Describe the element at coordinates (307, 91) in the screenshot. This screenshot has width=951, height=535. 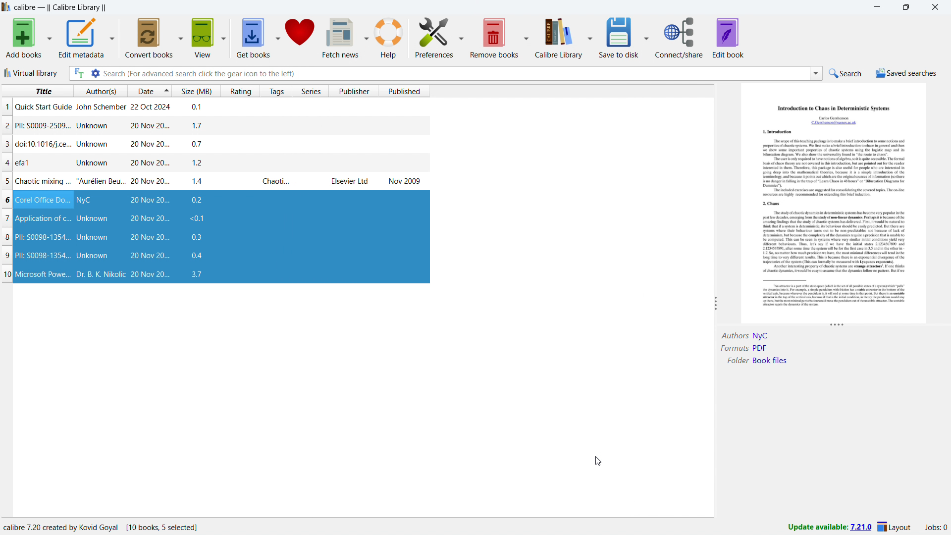
I see `sort by series` at that location.